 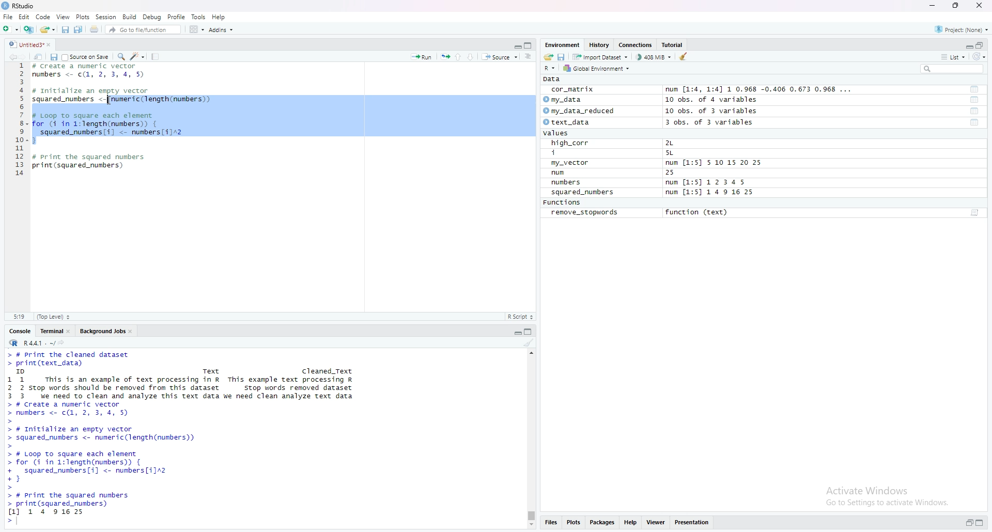 I want to click on © my_data, so click(x=564, y=100).